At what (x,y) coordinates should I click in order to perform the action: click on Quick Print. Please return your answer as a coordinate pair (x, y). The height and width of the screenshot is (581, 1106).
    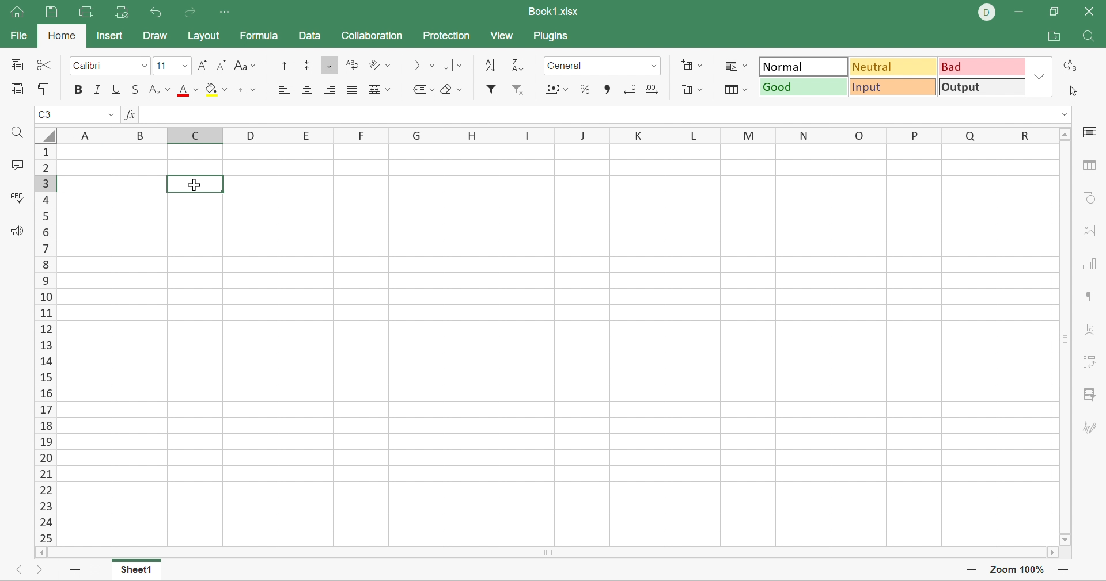
    Looking at the image, I should click on (123, 13).